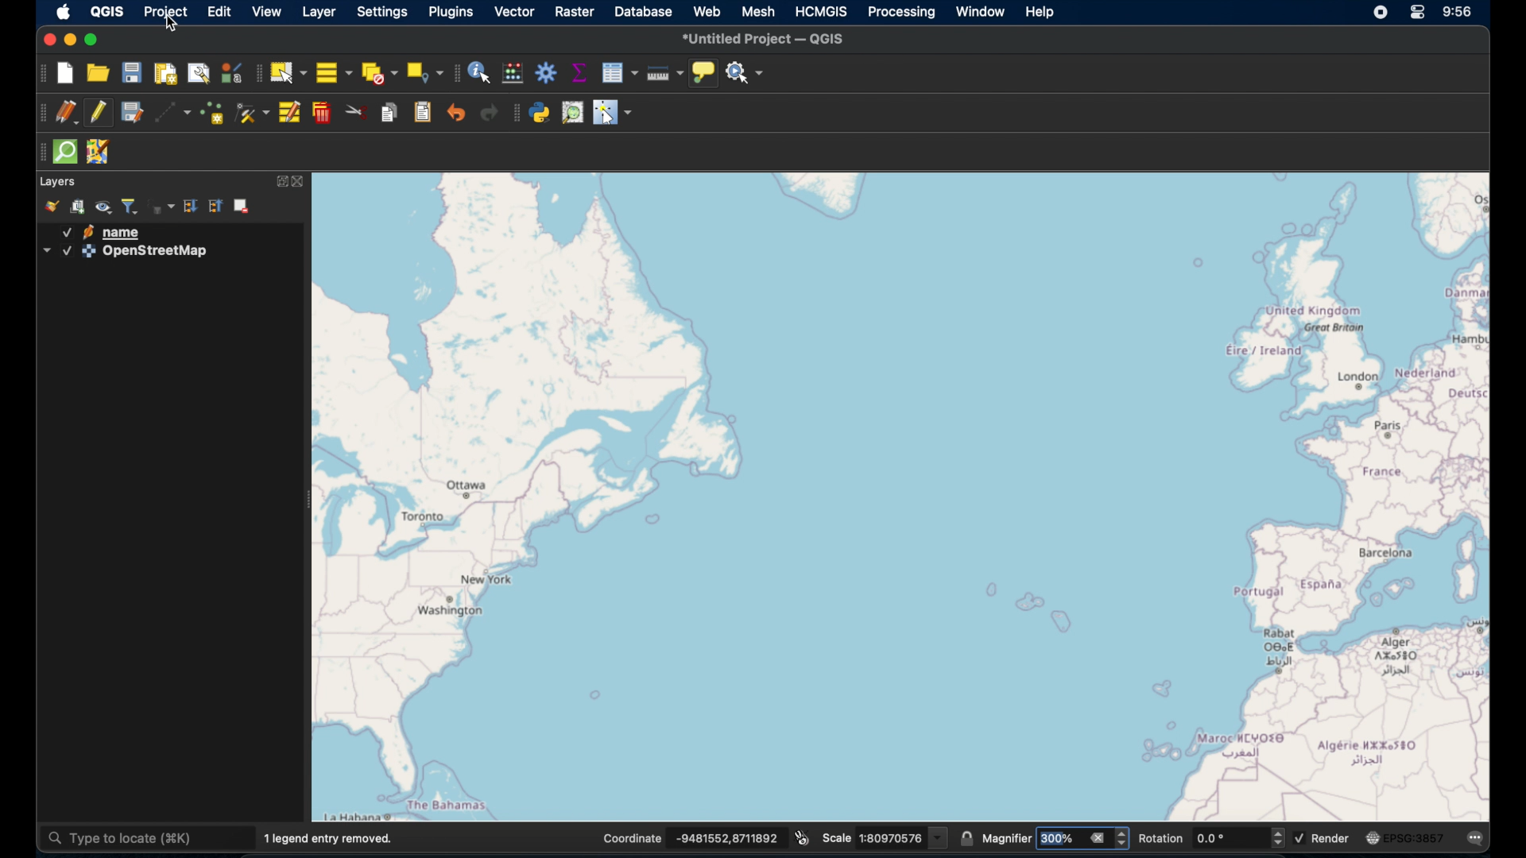 The width and height of the screenshot is (1526, 858). What do you see at coordinates (264, 11) in the screenshot?
I see `view` at bounding box center [264, 11].